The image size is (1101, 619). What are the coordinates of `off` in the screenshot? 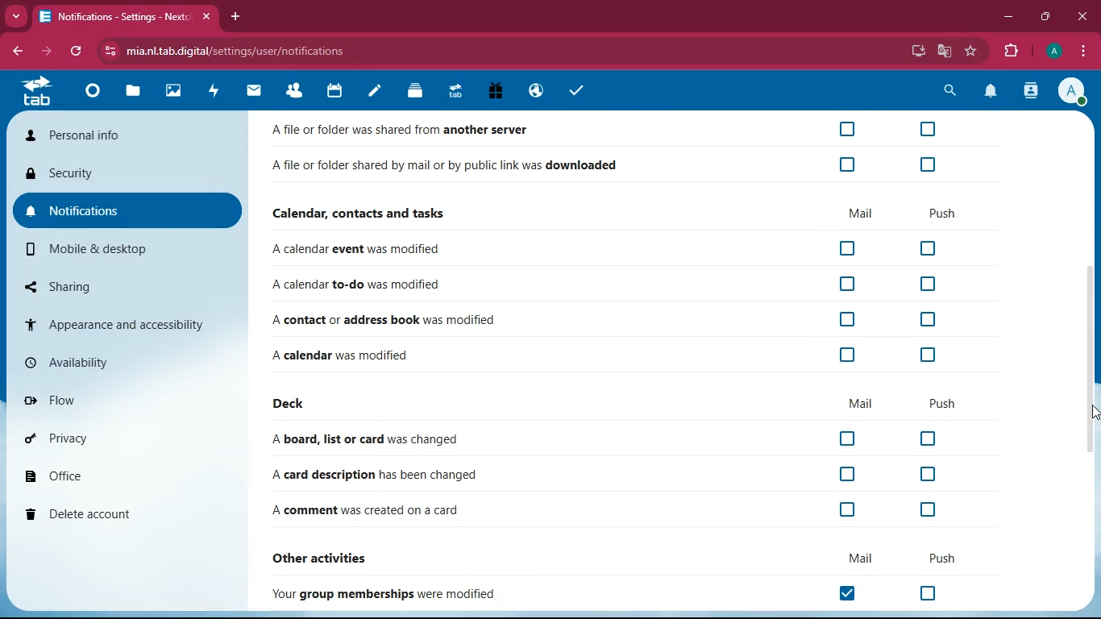 It's located at (928, 320).